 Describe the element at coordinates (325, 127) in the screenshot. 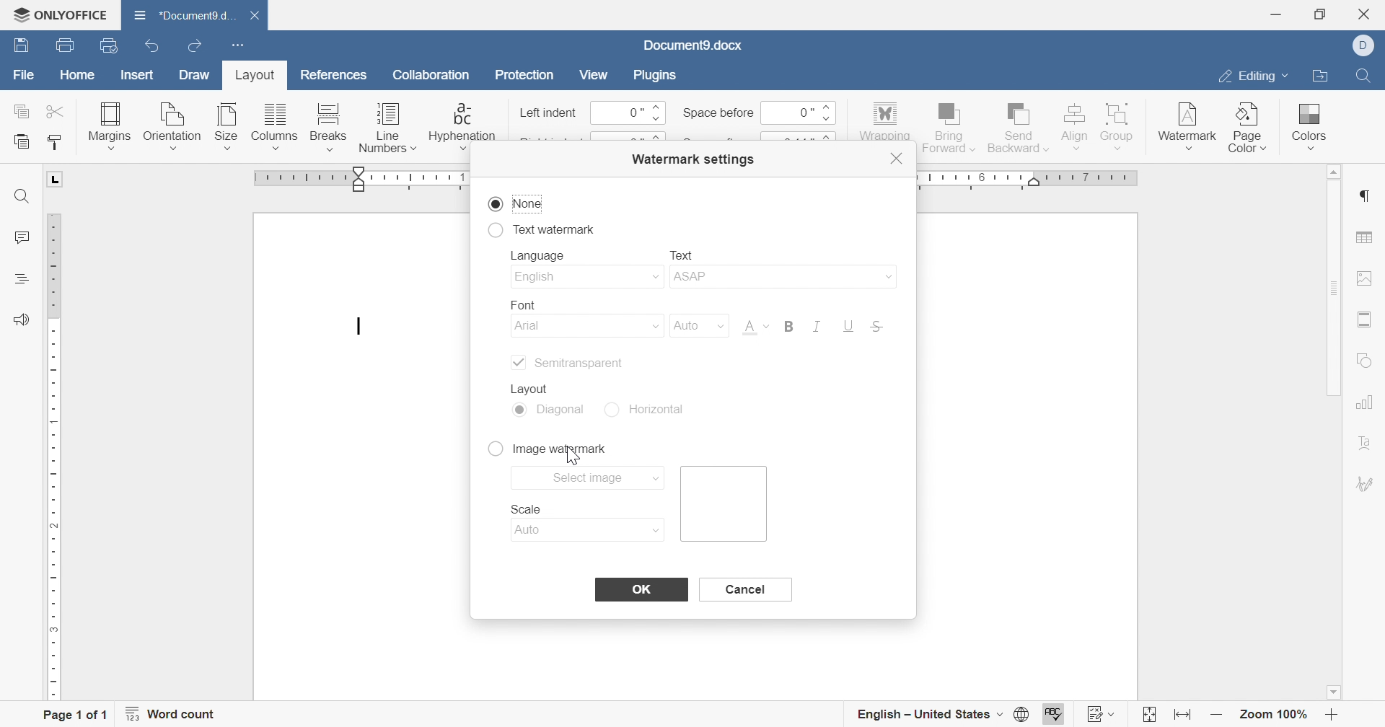

I see `breaks` at that location.